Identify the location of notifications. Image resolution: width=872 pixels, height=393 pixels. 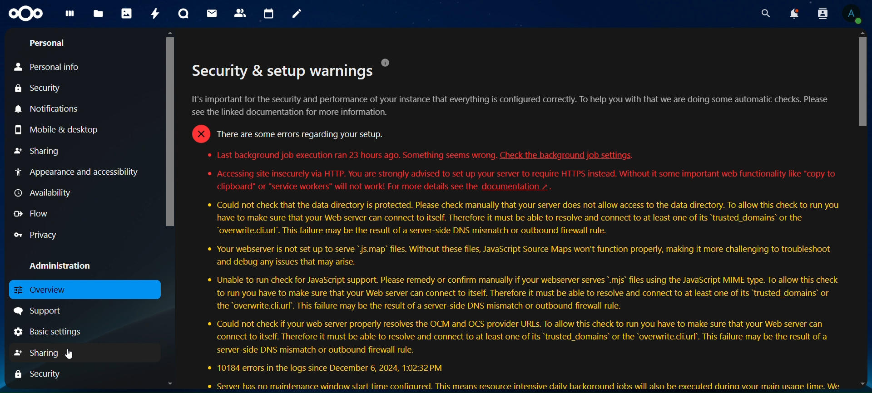
(795, 14).